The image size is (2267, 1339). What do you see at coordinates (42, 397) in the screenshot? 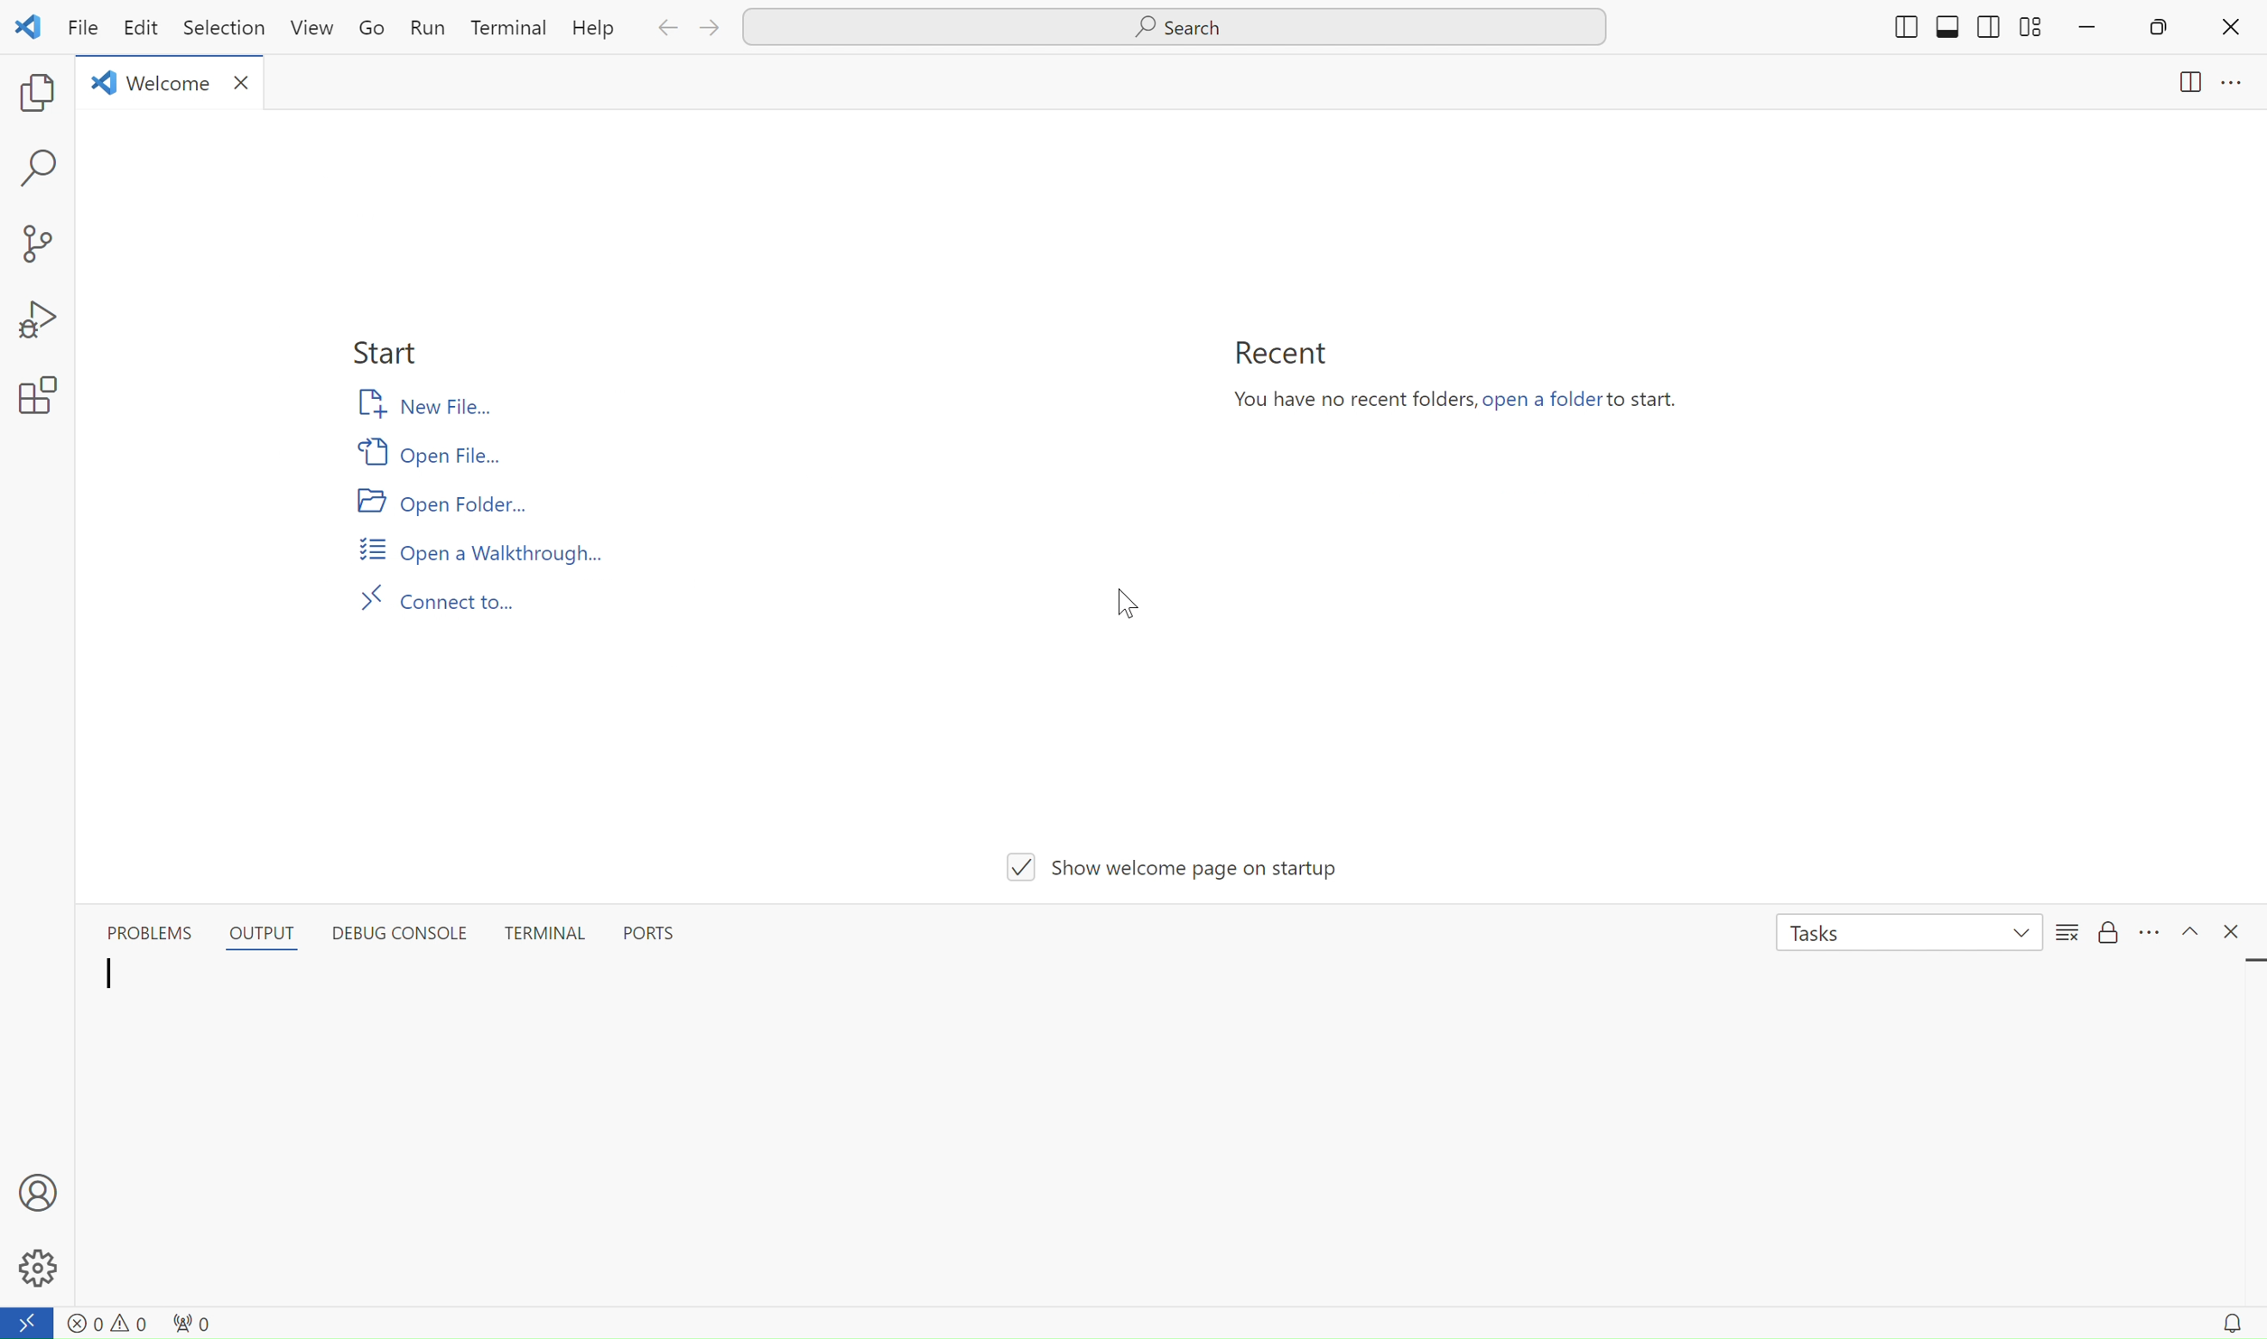
I see `settings` at bounding box center [42, 397].